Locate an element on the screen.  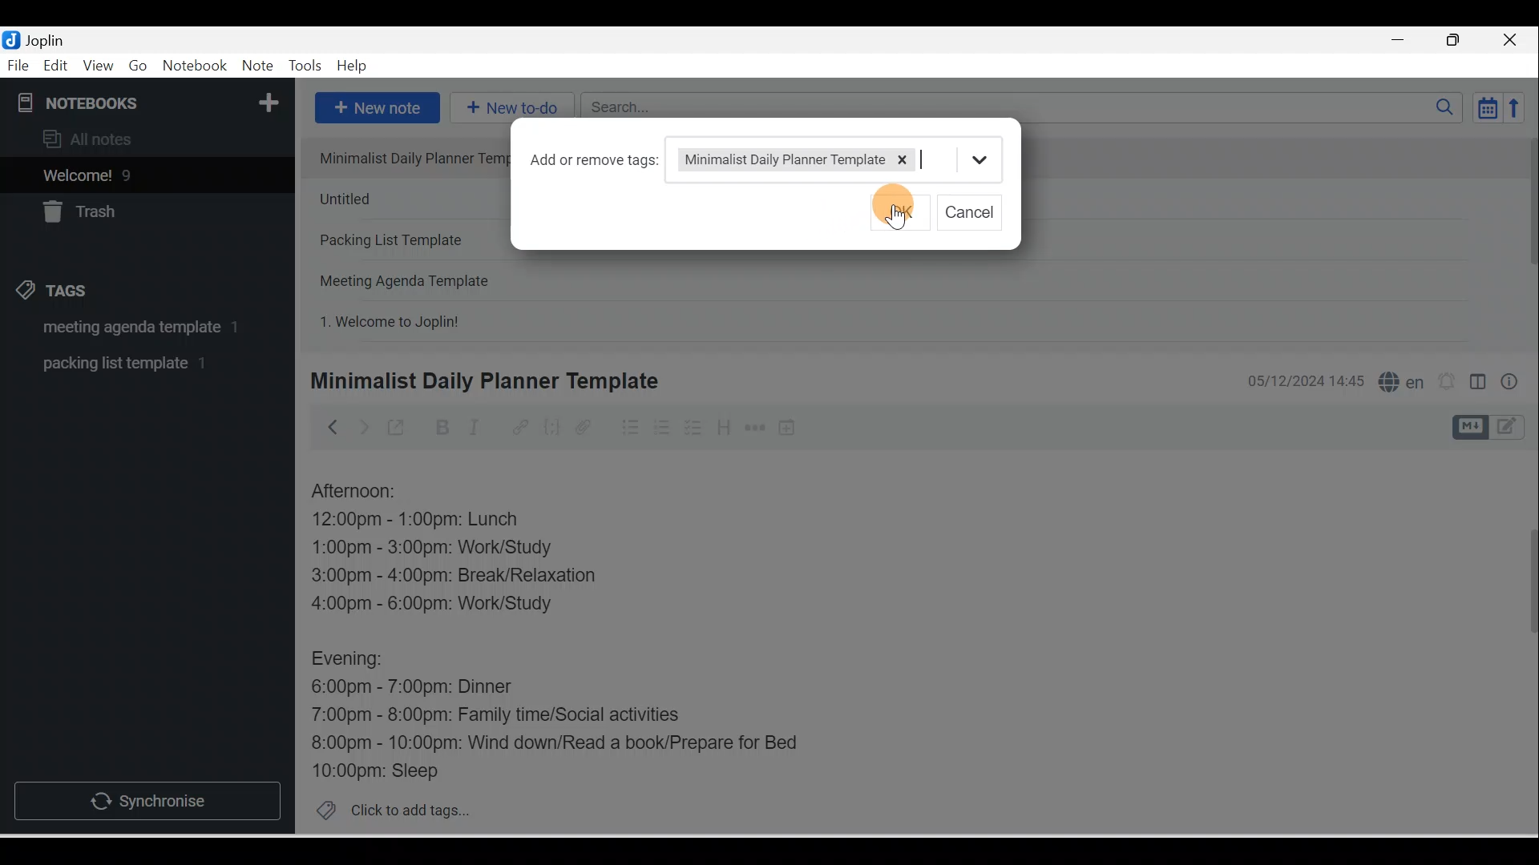
Checkbox is located at coordinates (692, 428).